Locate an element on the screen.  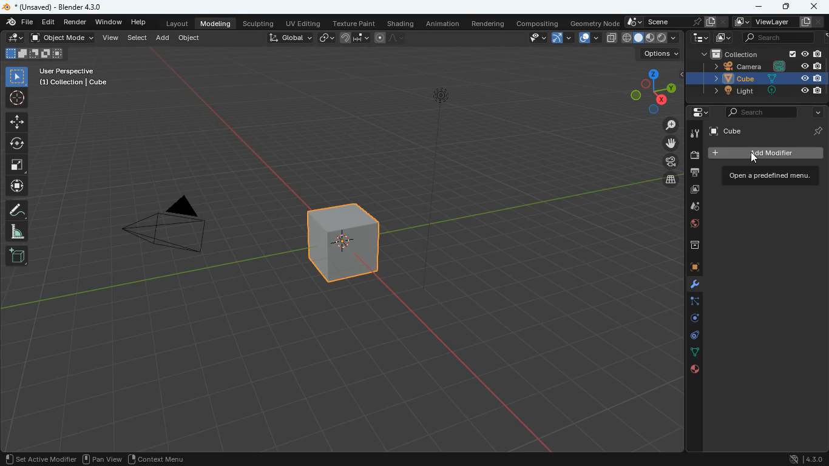
zoom is located at coordinates (668, 126).